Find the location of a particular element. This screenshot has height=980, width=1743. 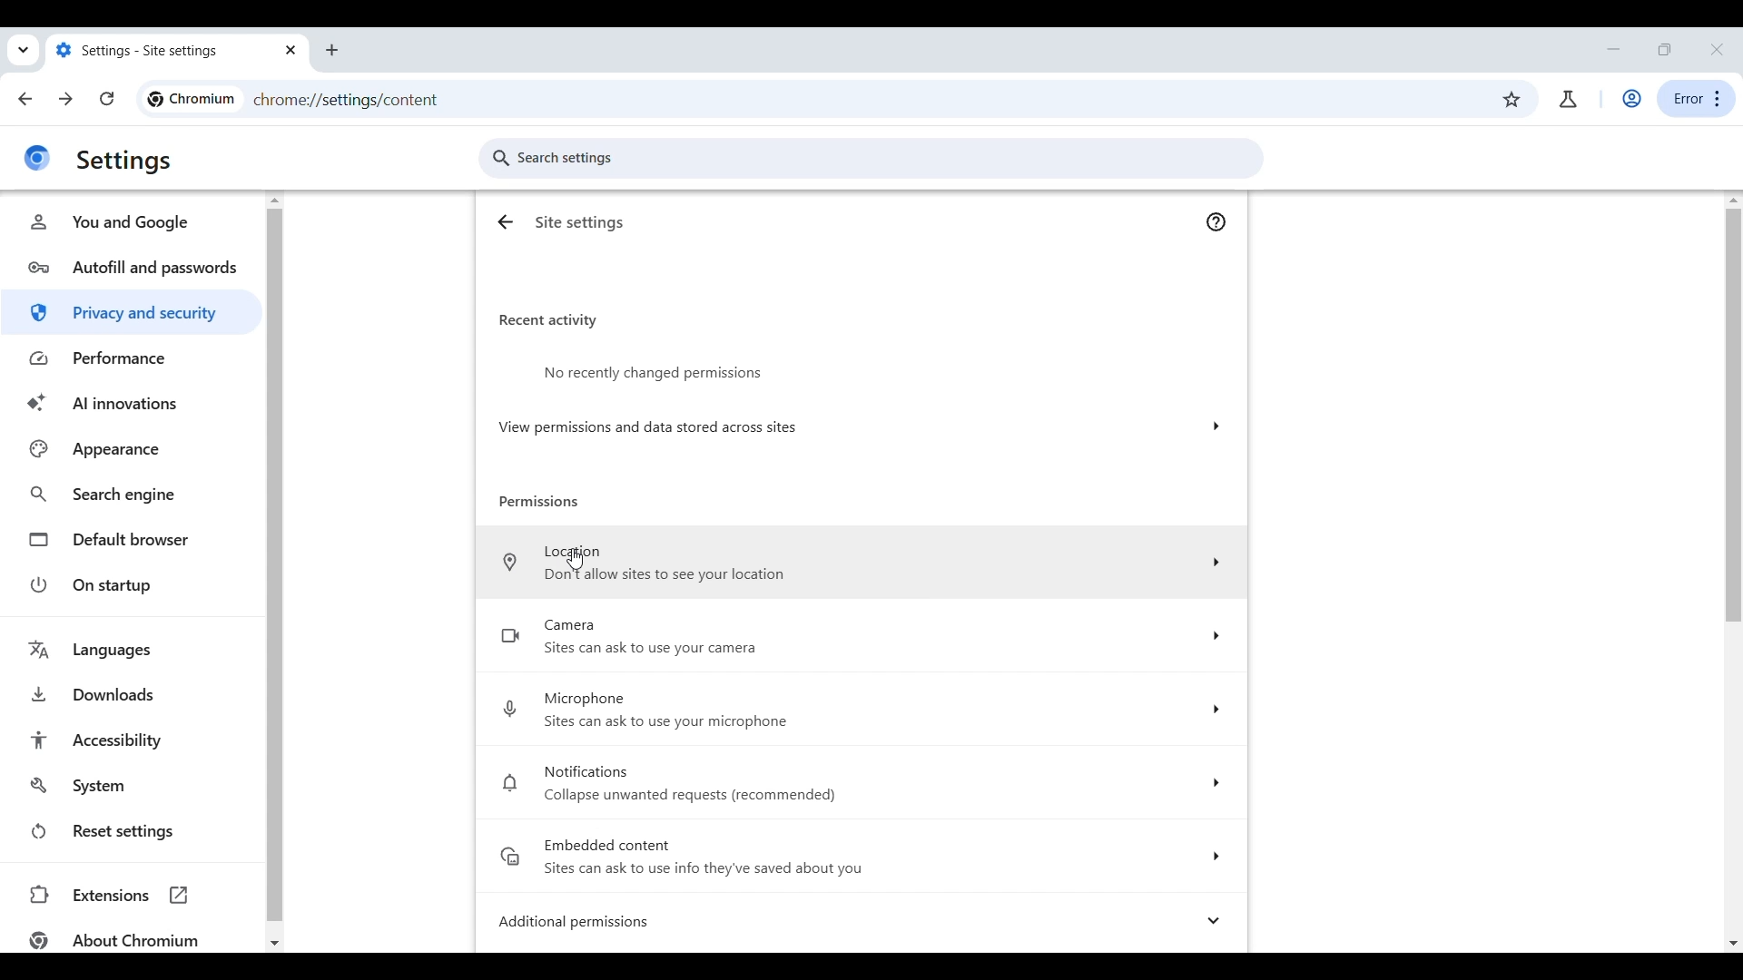

Reset settings is located at coordinates (129, 831).